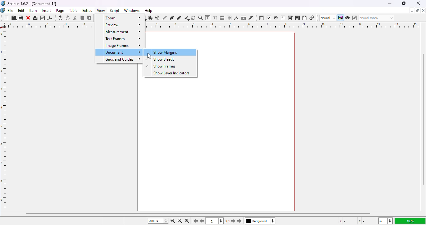 The height and width of the screenshot is (225, 426). I want to click on minimize, so click(411, 11).